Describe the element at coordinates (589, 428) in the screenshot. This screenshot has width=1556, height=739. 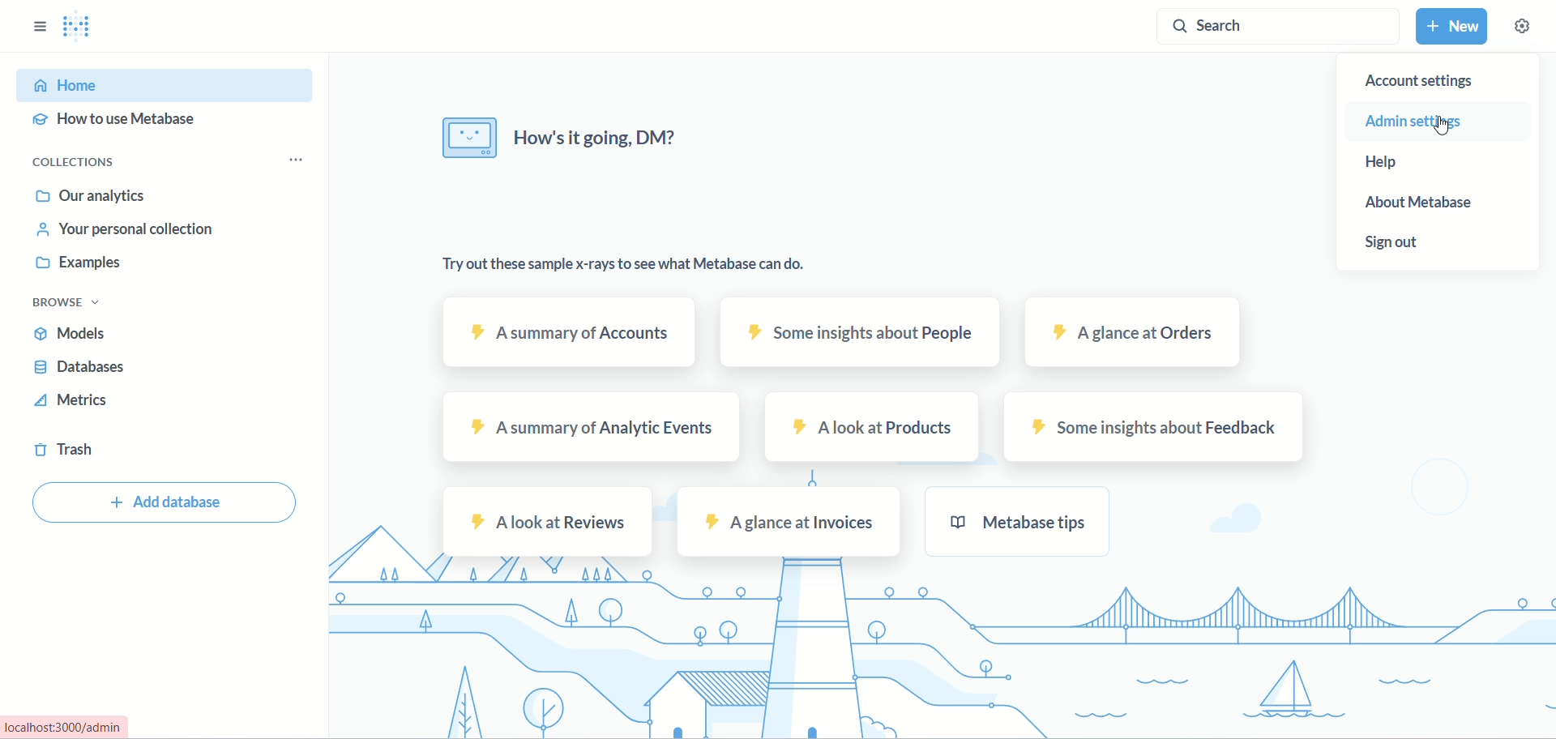
I see `analytic events` at that location.